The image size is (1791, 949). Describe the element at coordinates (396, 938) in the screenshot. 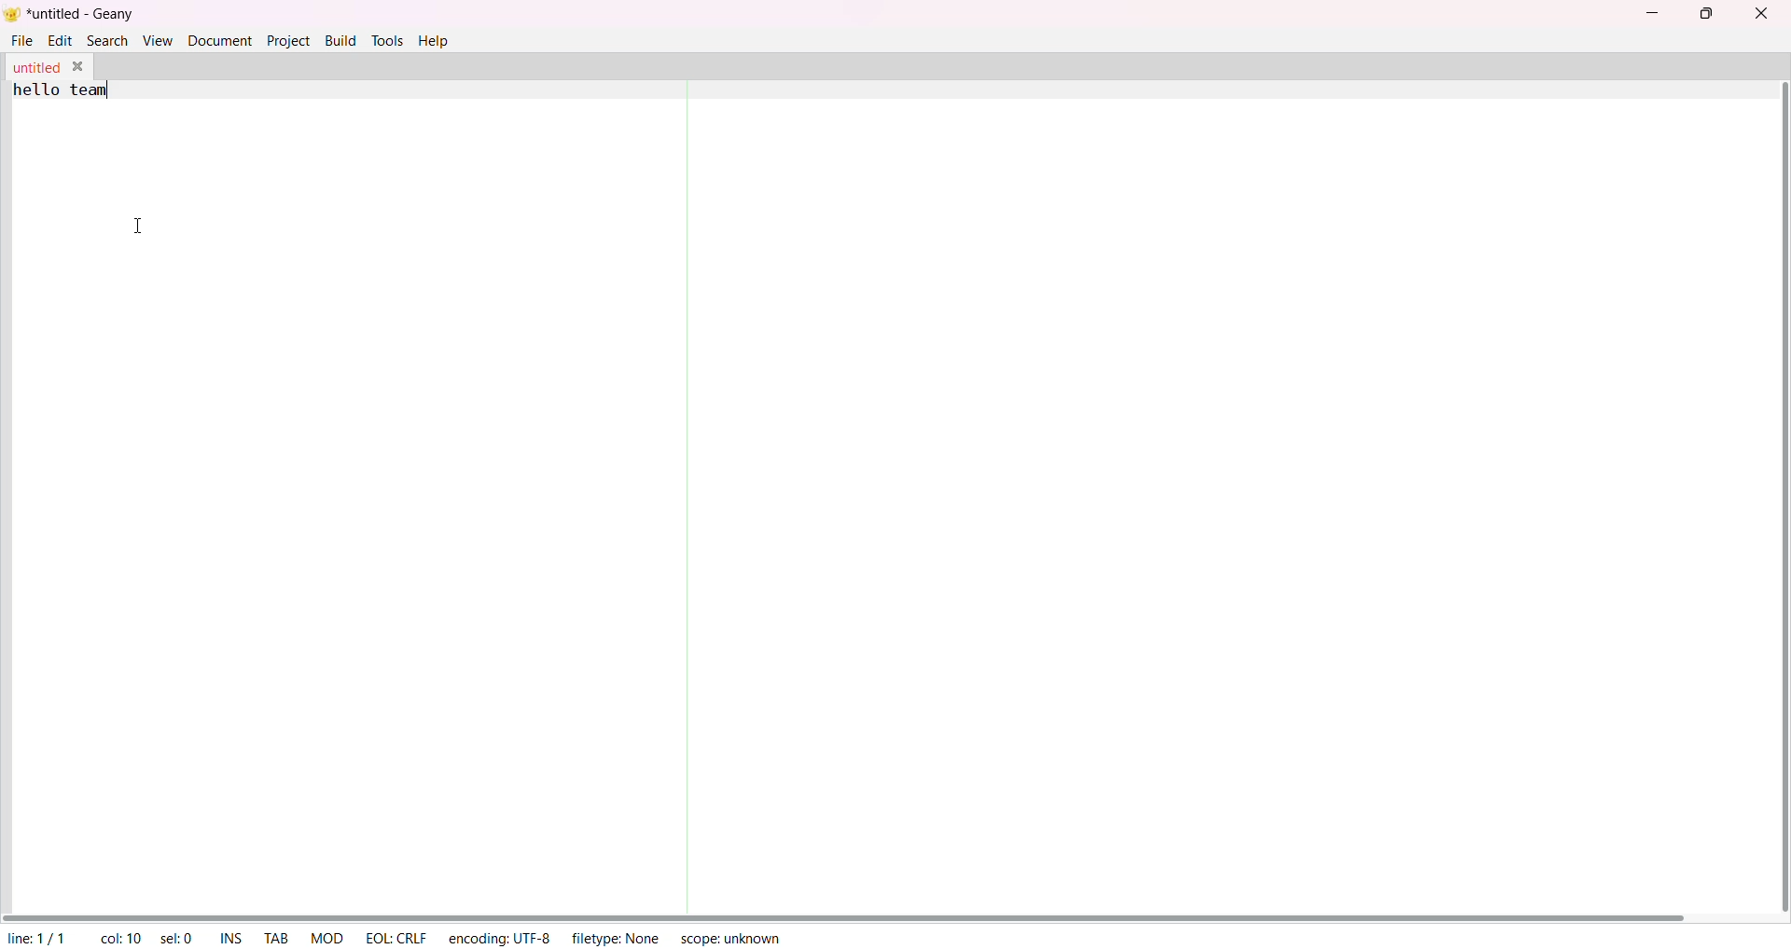

I see `EOL: CRLF` at that location.